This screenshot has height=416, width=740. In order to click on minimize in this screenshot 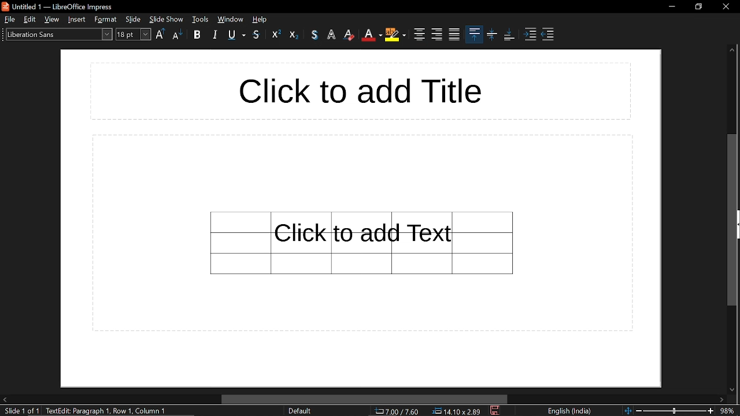, I will do `click(672, 6)`.